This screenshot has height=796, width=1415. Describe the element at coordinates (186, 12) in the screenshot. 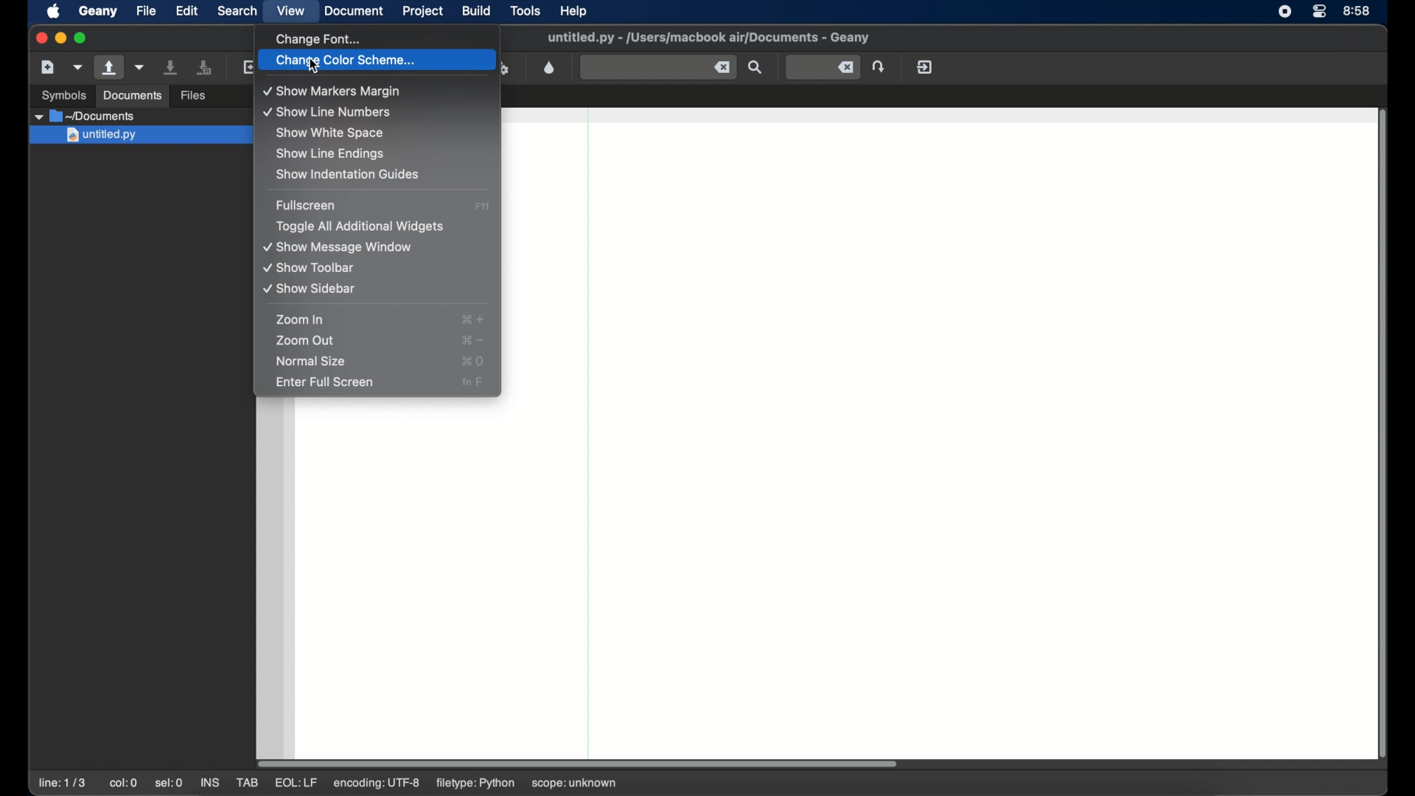

I see `edit` at that location.